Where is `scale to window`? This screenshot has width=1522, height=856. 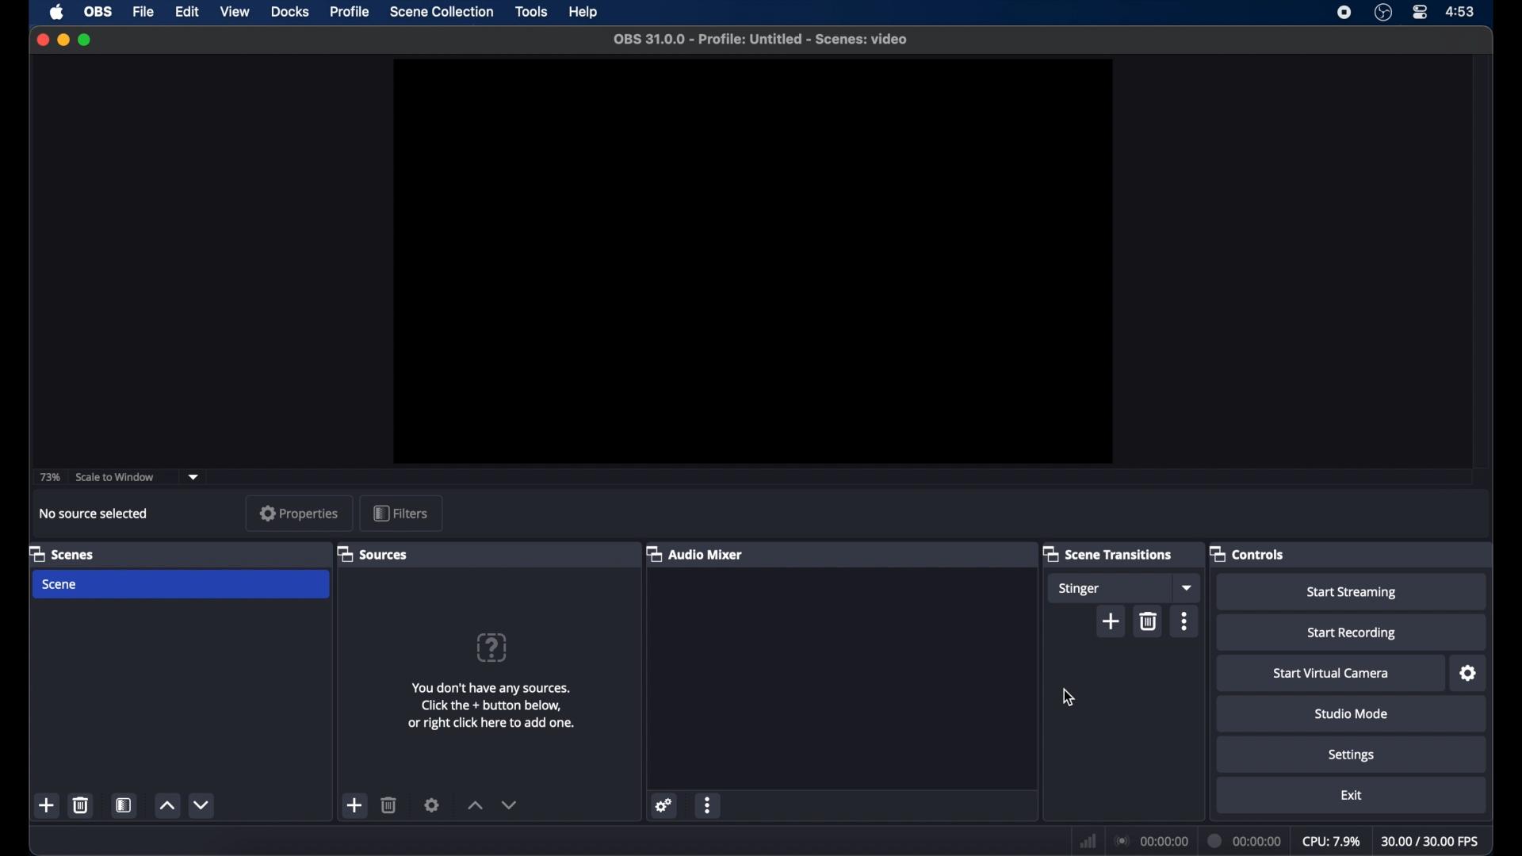 scale to window is located at coordinates (117, 478).